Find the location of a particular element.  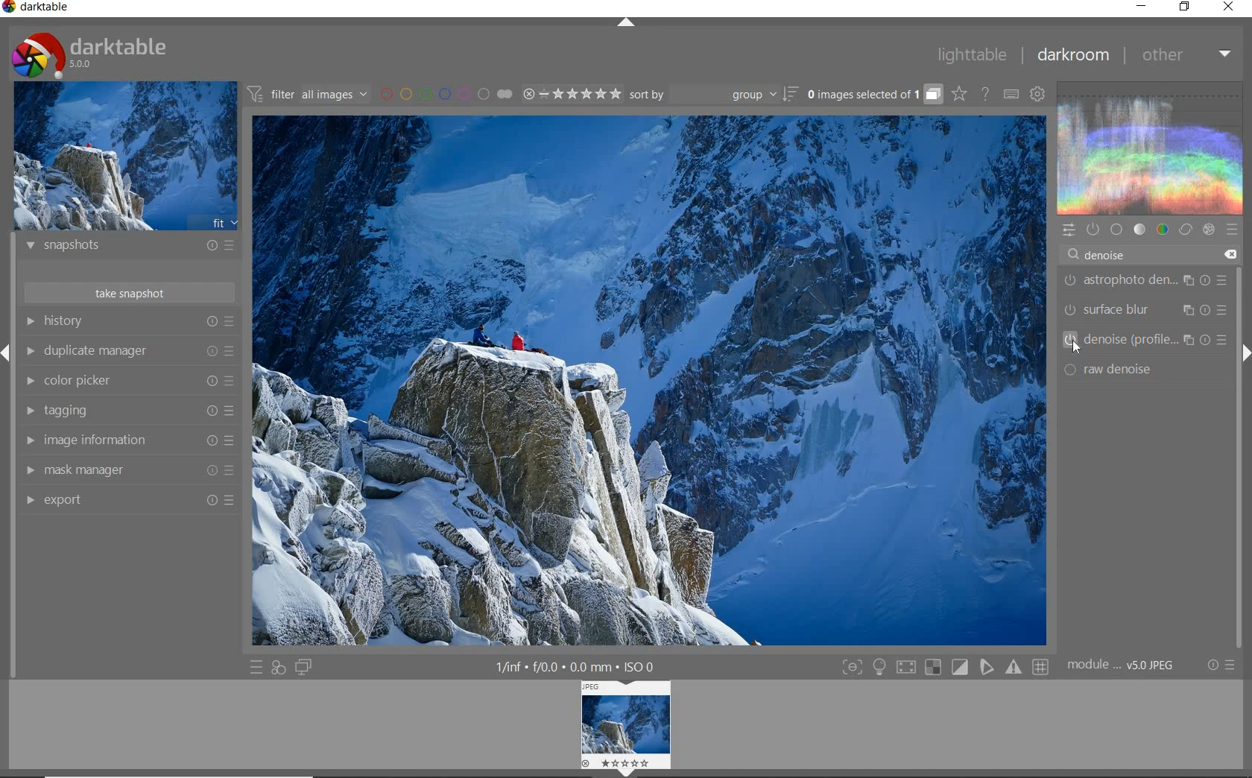

expand/collapse is located at coordinates (625, 23).